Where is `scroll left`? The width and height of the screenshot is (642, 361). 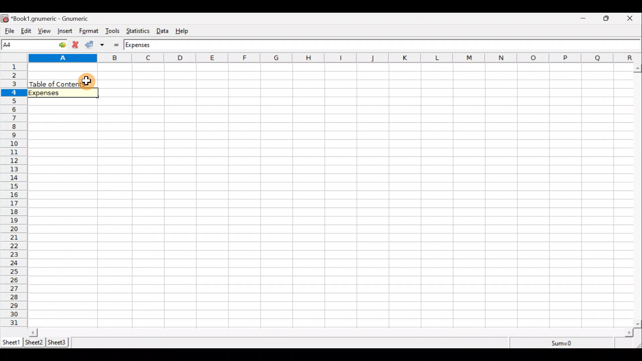
scroll left is located at coordinates (33, 332).